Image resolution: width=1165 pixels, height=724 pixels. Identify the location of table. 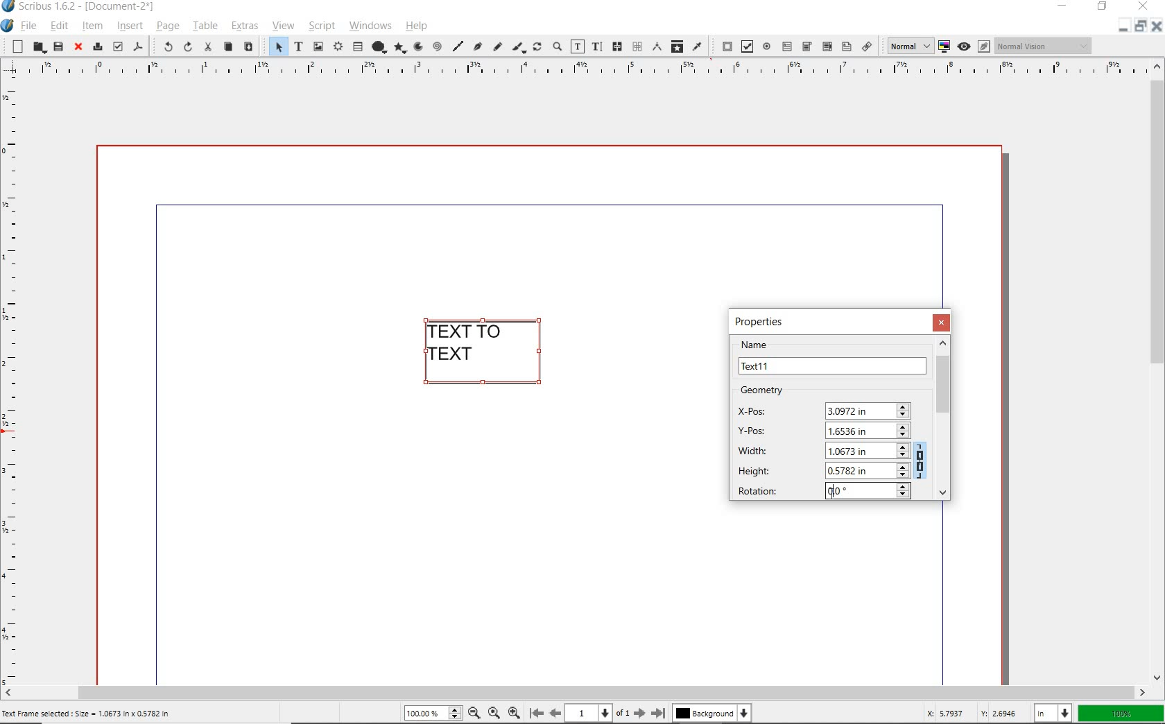
(204, 26).